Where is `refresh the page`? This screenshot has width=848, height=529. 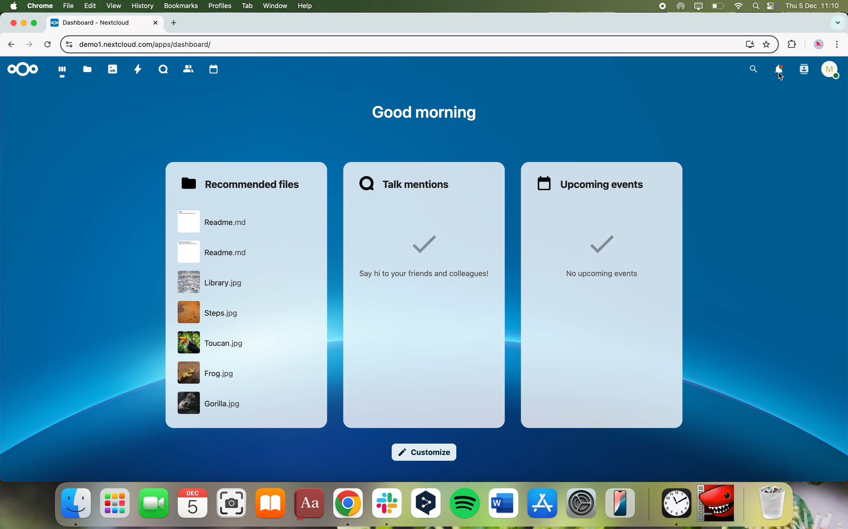
refresh the page is located at coordinates (48, 45).